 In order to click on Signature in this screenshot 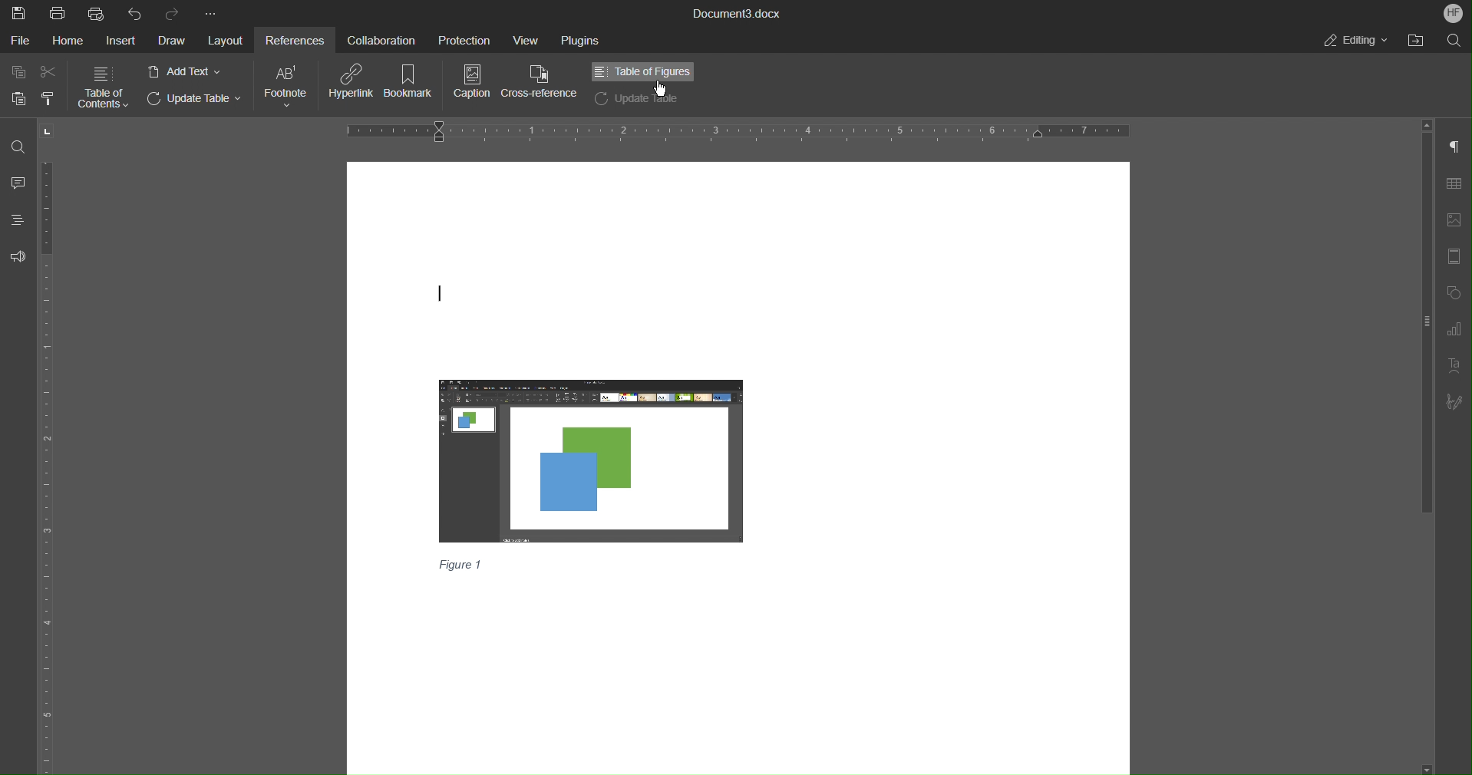, I will do `click(1457, 404)`.